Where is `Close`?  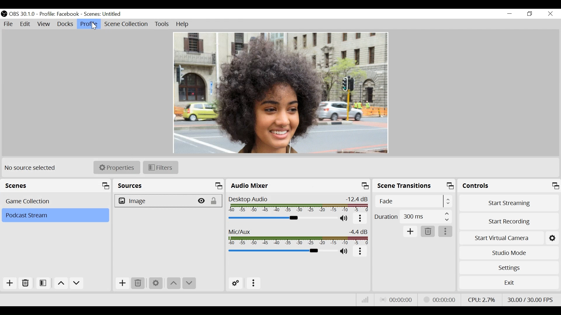 Close is located at coordinates (550, 13).